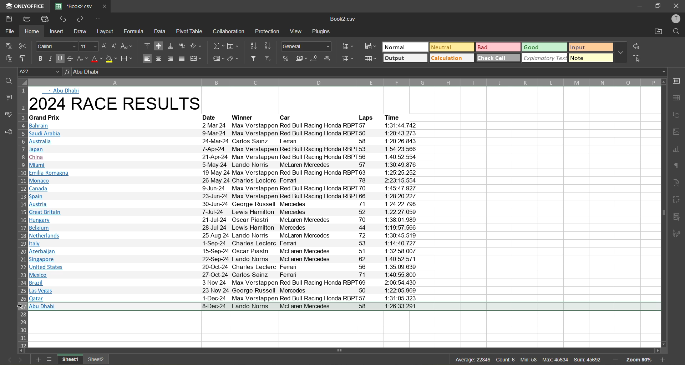 The height and width of the screenshot is (365, 685). Describe the element at coordinates (115, 322) in the screenshot. I see `selected cell` at that location.